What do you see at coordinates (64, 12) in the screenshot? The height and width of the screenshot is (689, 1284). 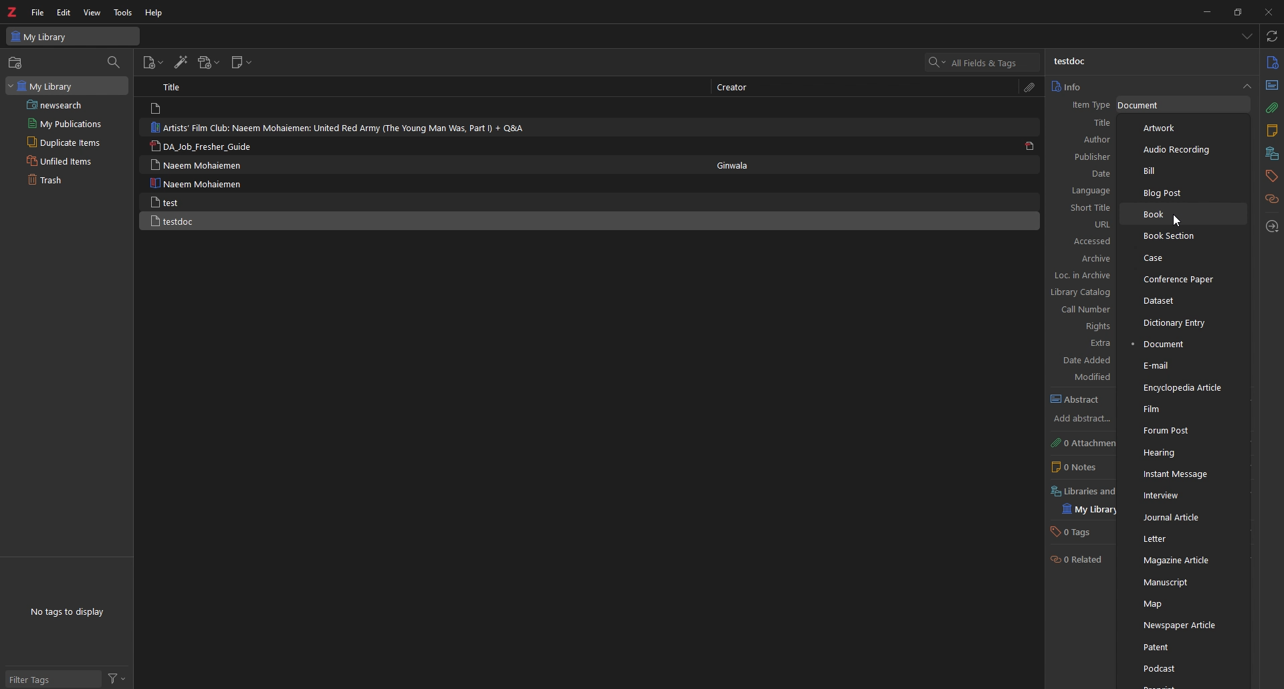 I see `edit` at bounding box center [64, 12].